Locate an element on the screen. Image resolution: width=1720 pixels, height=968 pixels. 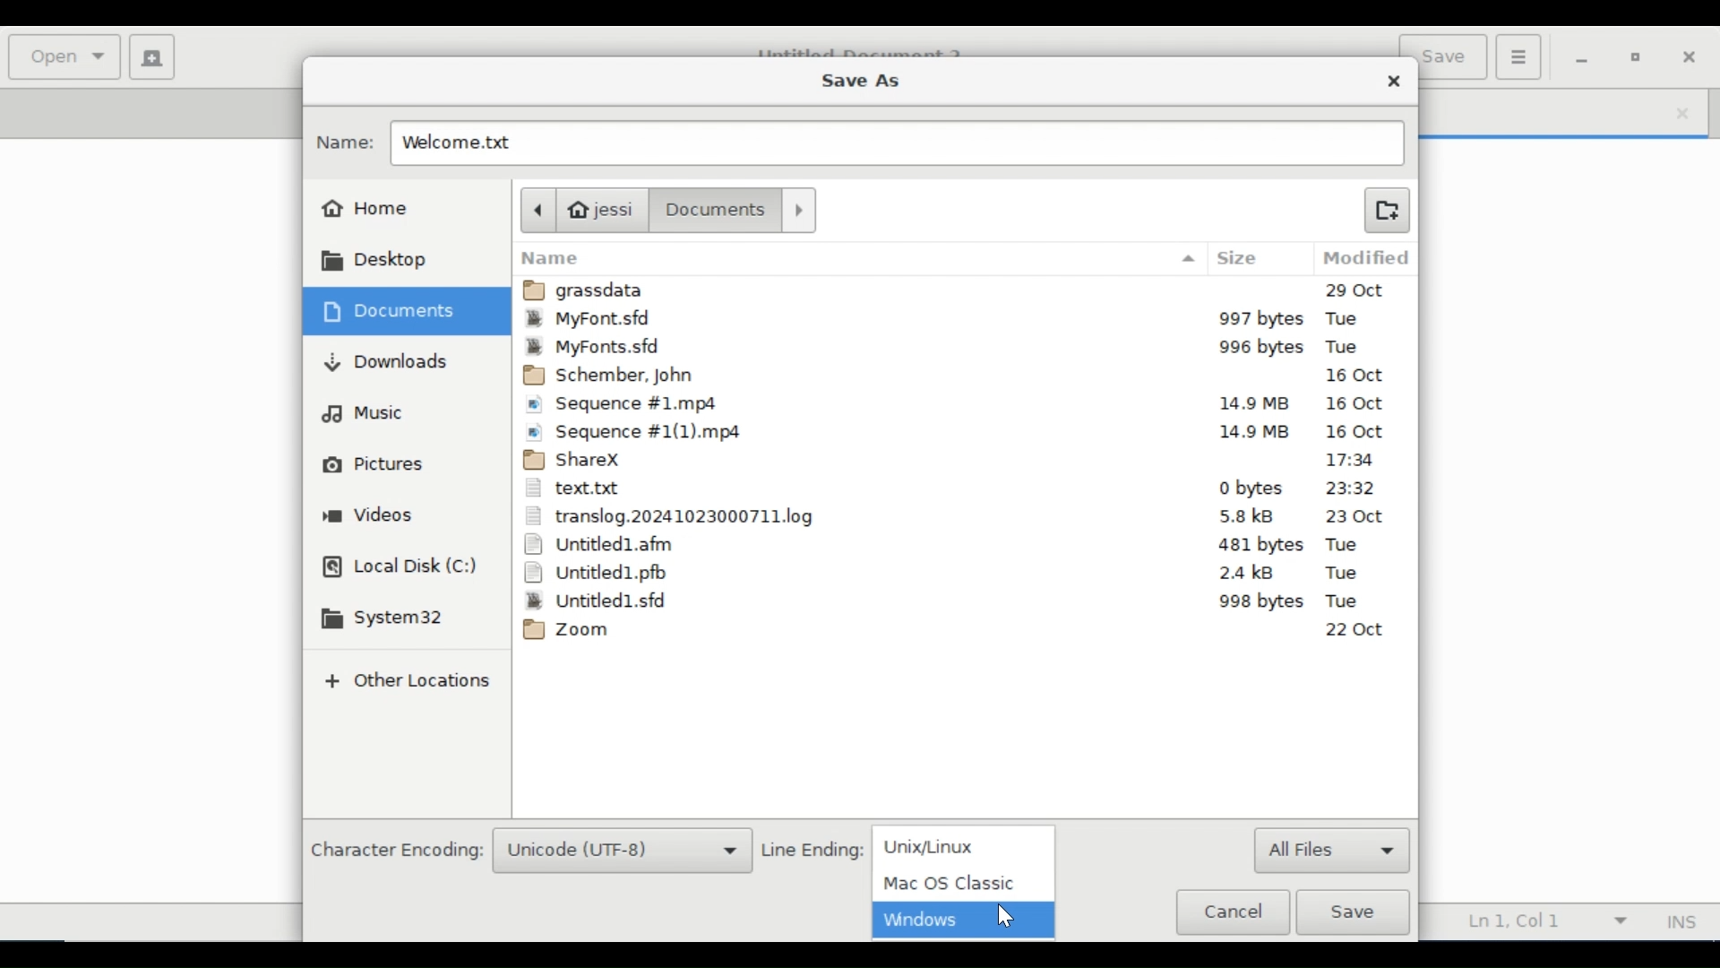
Desktop is located at coordinates (369, 263).